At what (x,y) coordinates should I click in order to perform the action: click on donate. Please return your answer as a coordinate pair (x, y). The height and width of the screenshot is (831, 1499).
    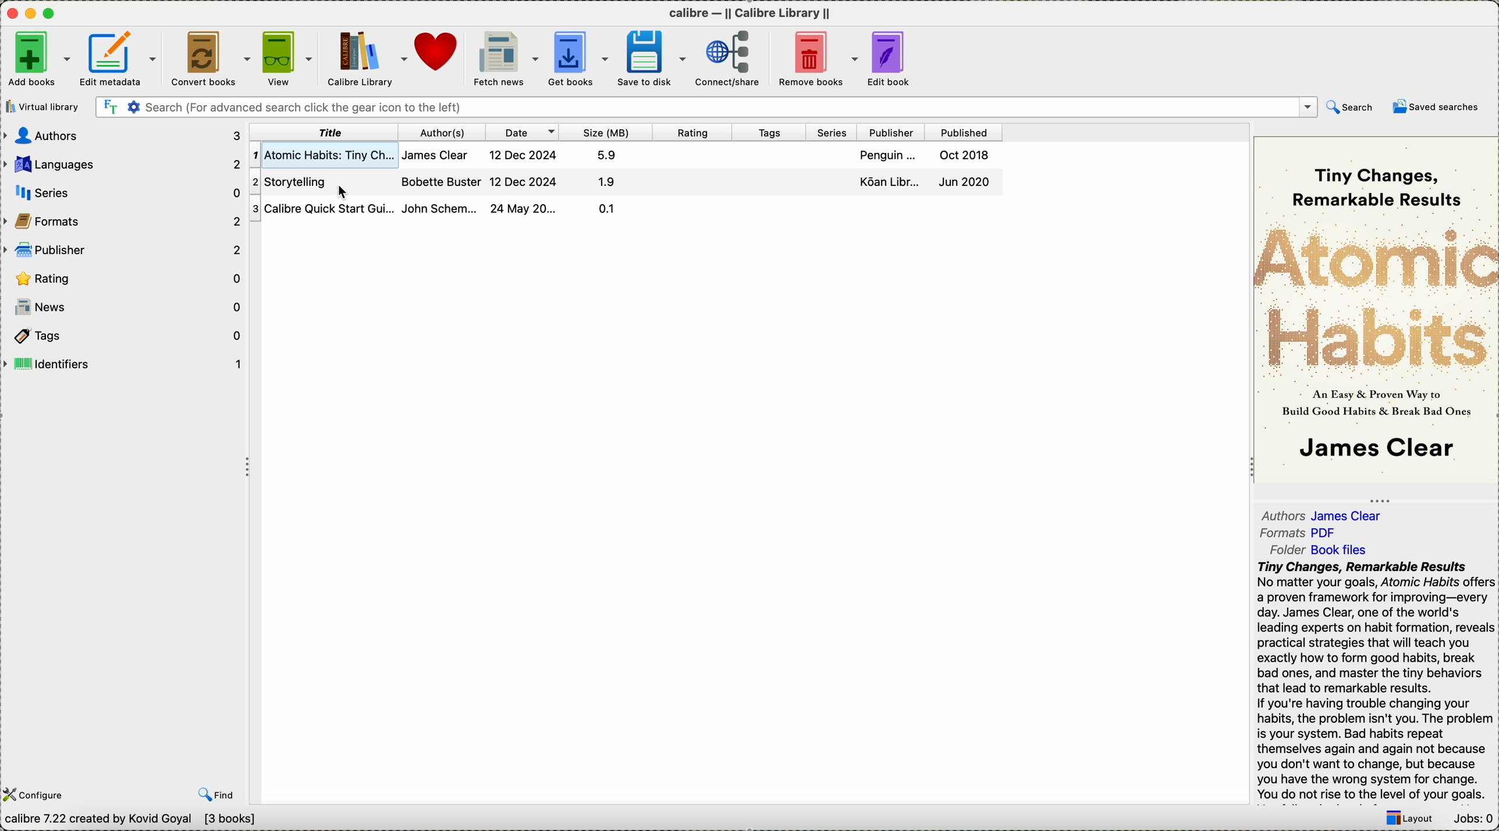
    Looking at the image, I should click on (438, 51).